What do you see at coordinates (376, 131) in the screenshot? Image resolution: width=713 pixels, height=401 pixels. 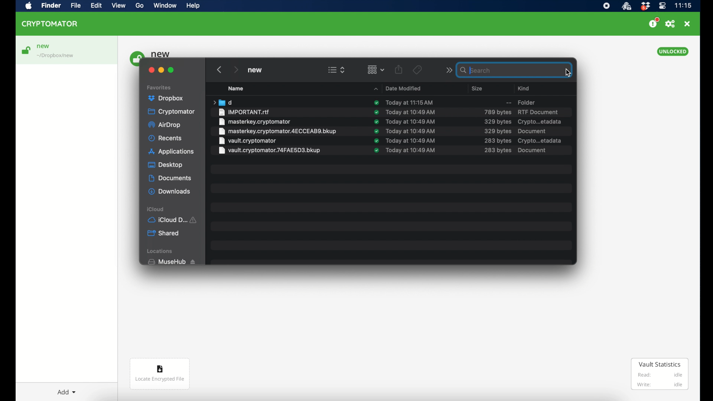 I see `sync` at bounding box center [376, 131].